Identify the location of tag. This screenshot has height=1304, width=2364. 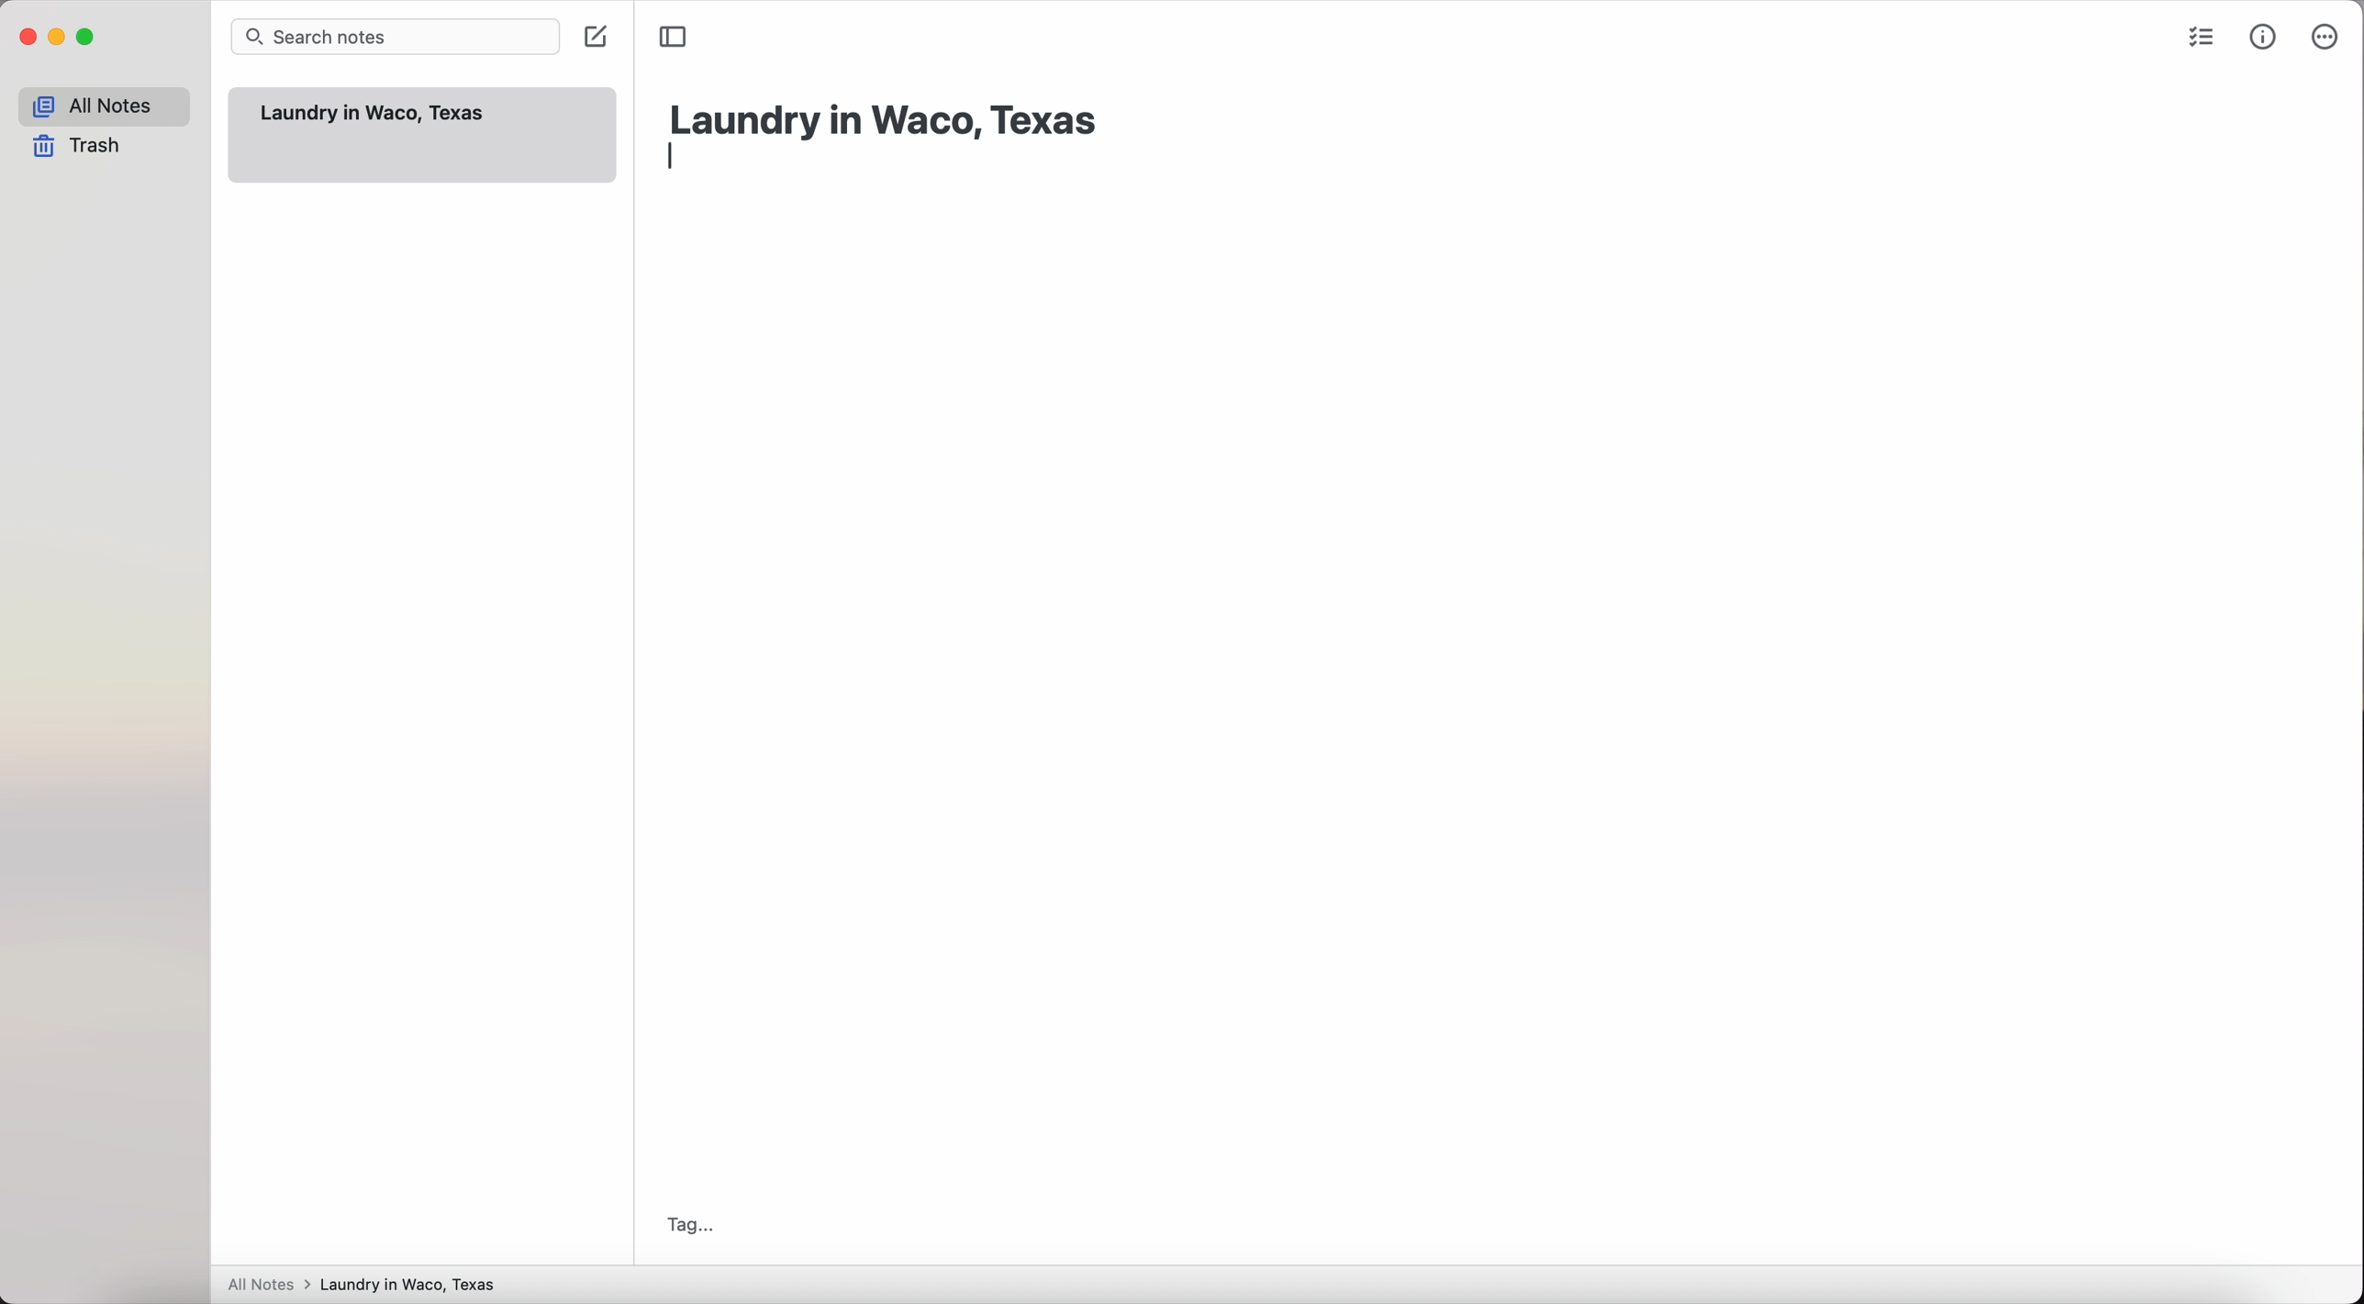
(685, 1225).